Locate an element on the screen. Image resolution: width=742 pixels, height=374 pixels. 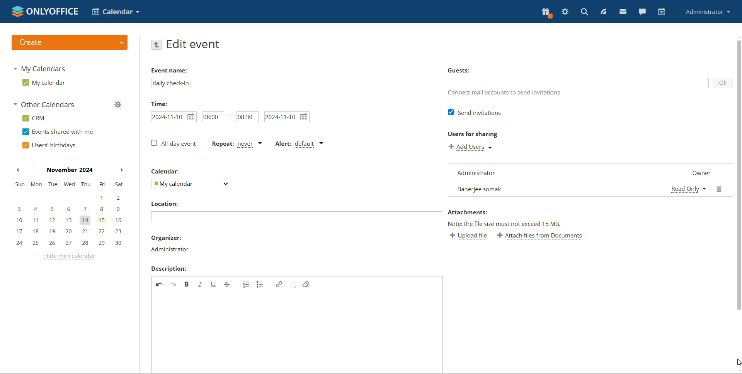
calendar: is located at coordinates (167, 172).